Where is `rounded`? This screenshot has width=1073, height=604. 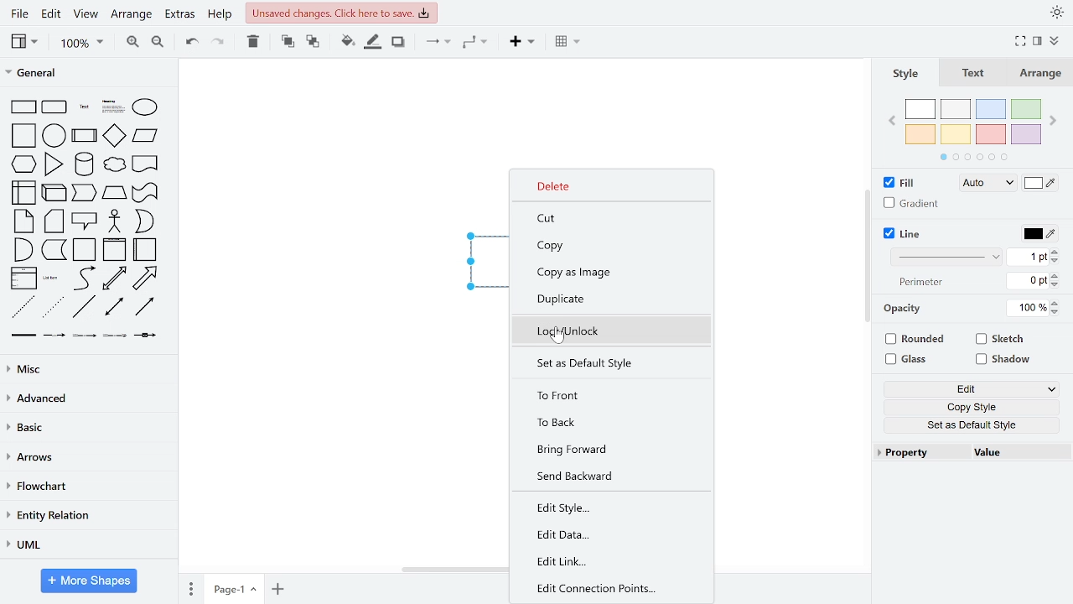
rounded is located at coordinates (915, 339).